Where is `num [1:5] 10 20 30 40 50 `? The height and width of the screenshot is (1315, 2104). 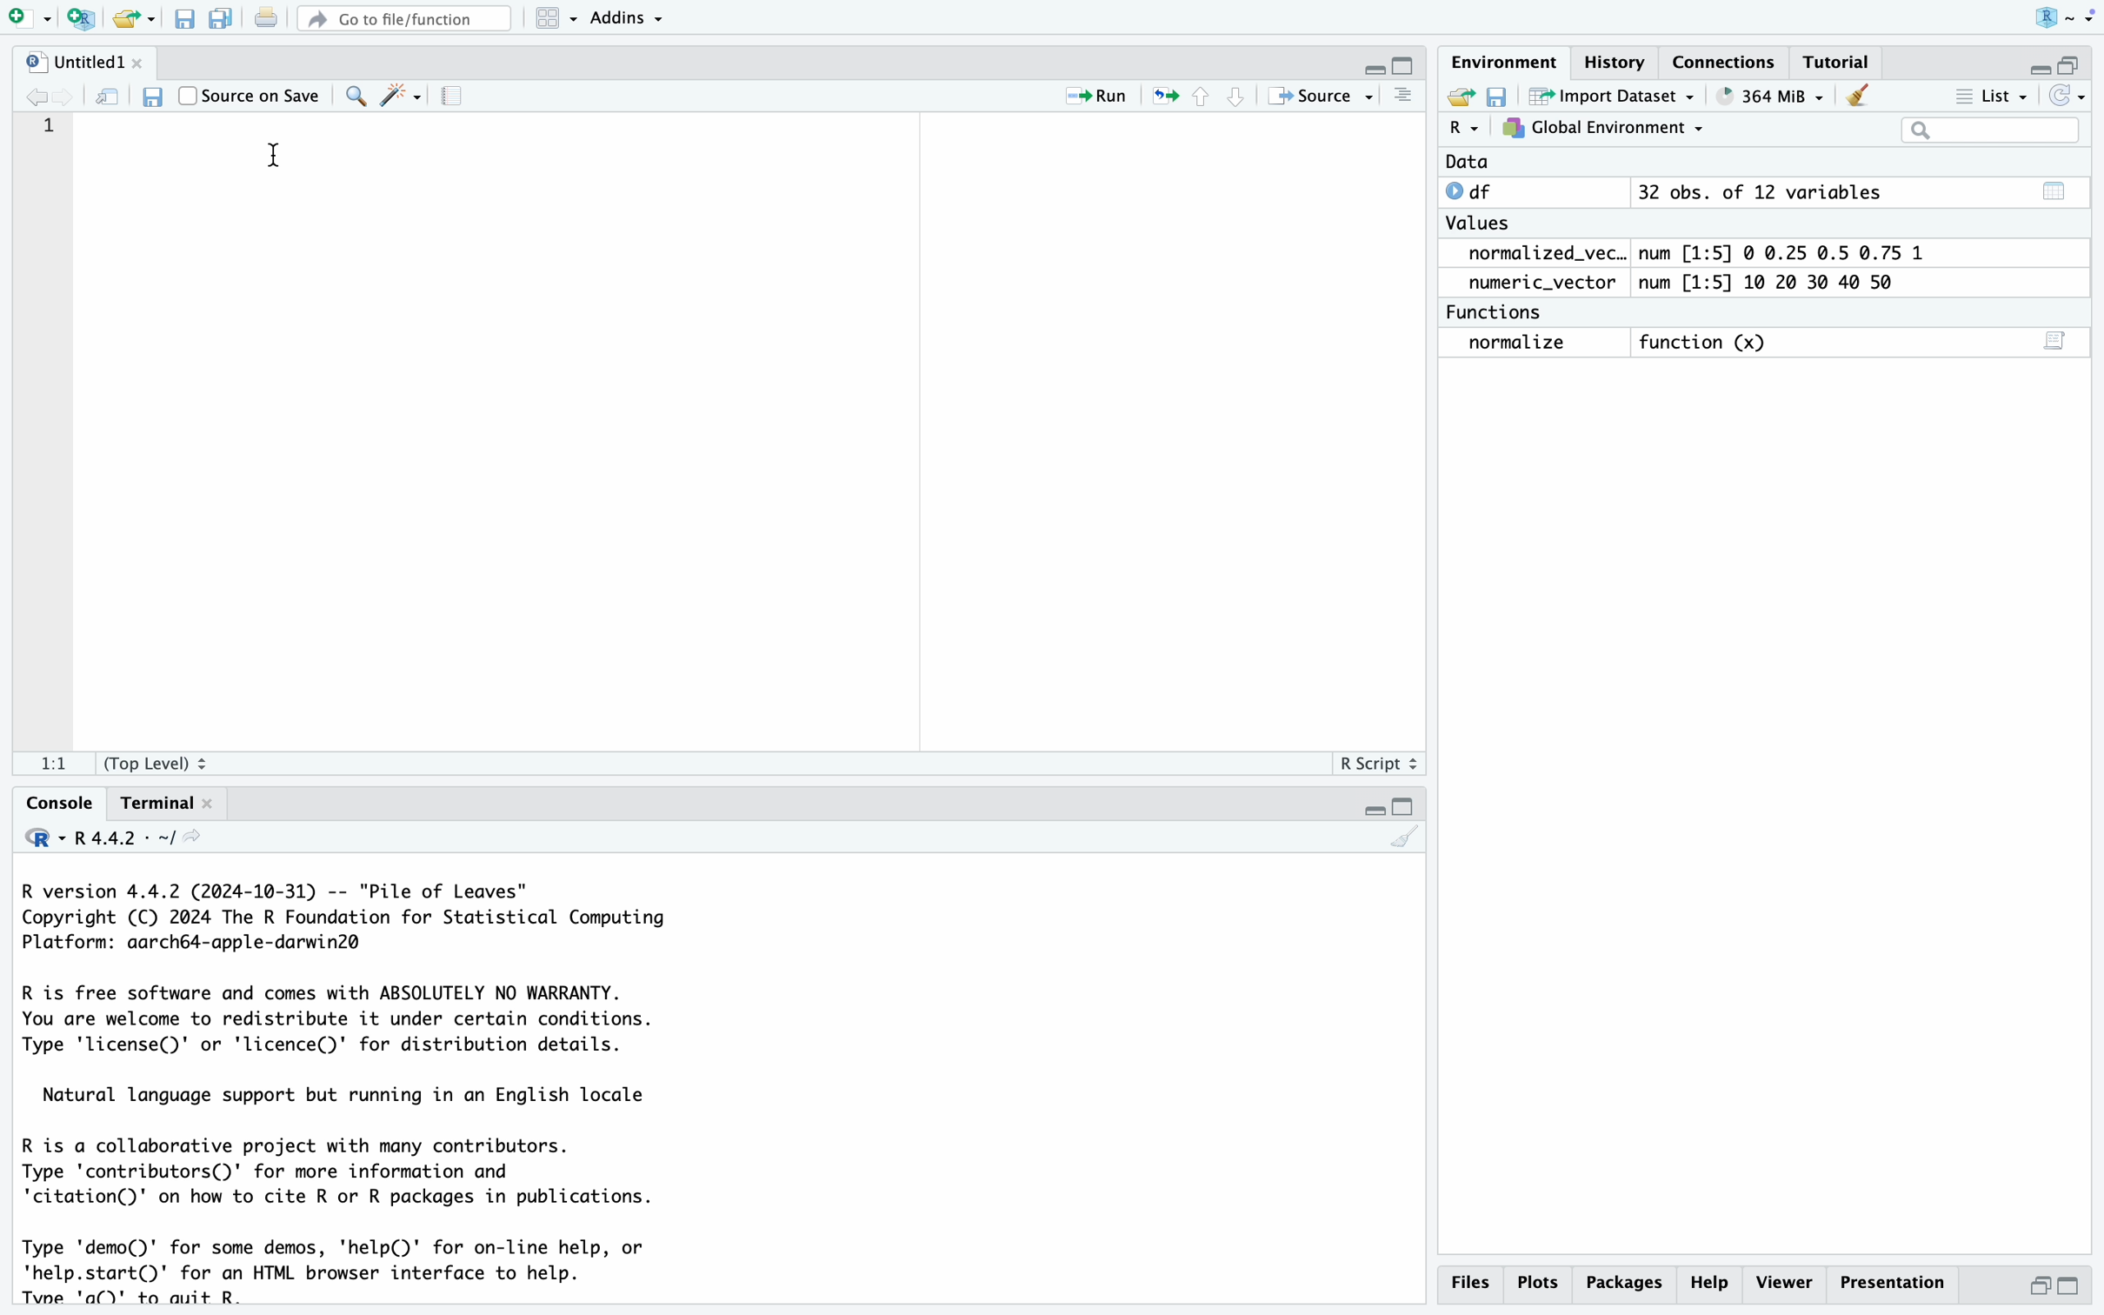 num [1:5] 10 20 30 40 50  is located at coordinates (1774, 284).